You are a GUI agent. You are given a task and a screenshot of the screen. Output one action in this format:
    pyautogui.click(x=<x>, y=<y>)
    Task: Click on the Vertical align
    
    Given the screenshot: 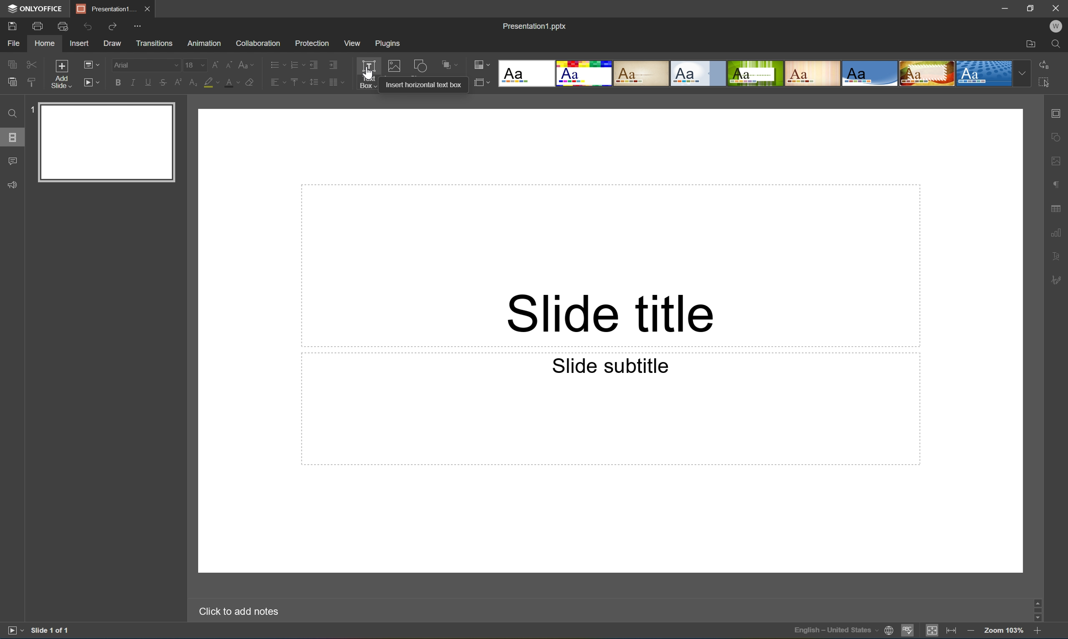 What is the action you would take?
    pyautogui.click(x=296, y=82)
    